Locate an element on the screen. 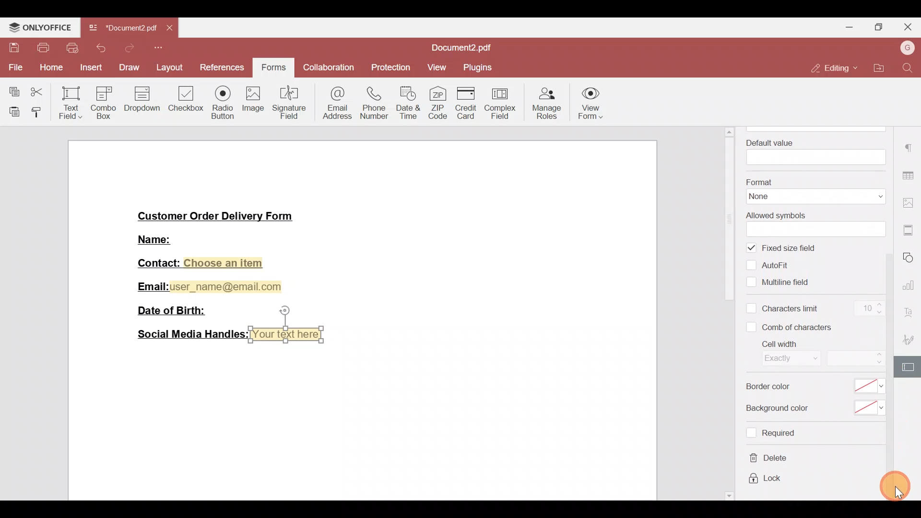 Image resolution: width=921 pixels, height=518 pixels. Phone number is located at coordinates (371, 103).